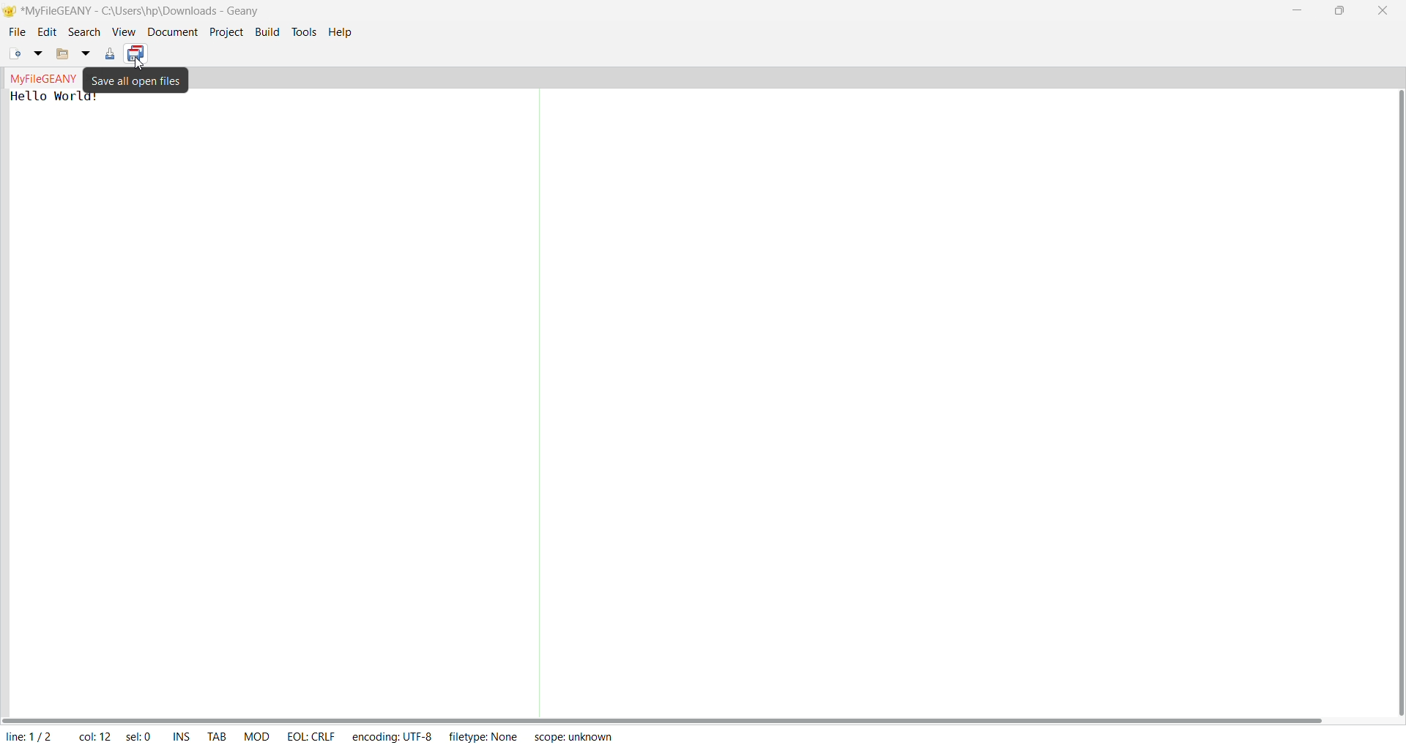  Describe the element at coordinates (111, 54) in the screenshot. I see `Save Current File` at that location.